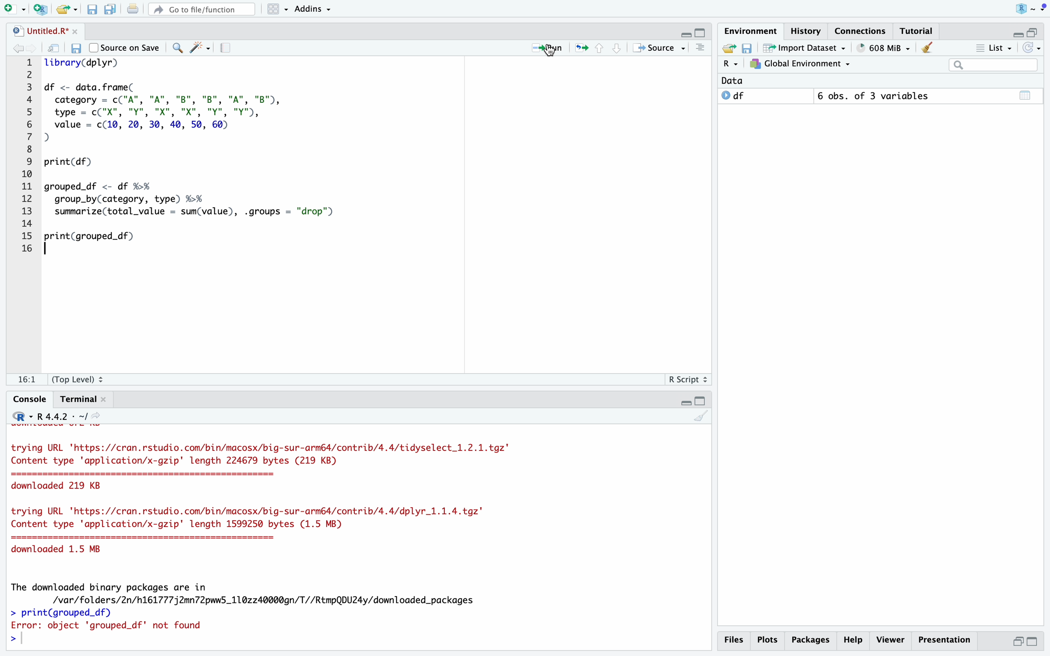 The width and height of the screenshot is (1050, 656). Describe the element at coordinates (659, 48) in the screenshot. I see `Source` at that location.